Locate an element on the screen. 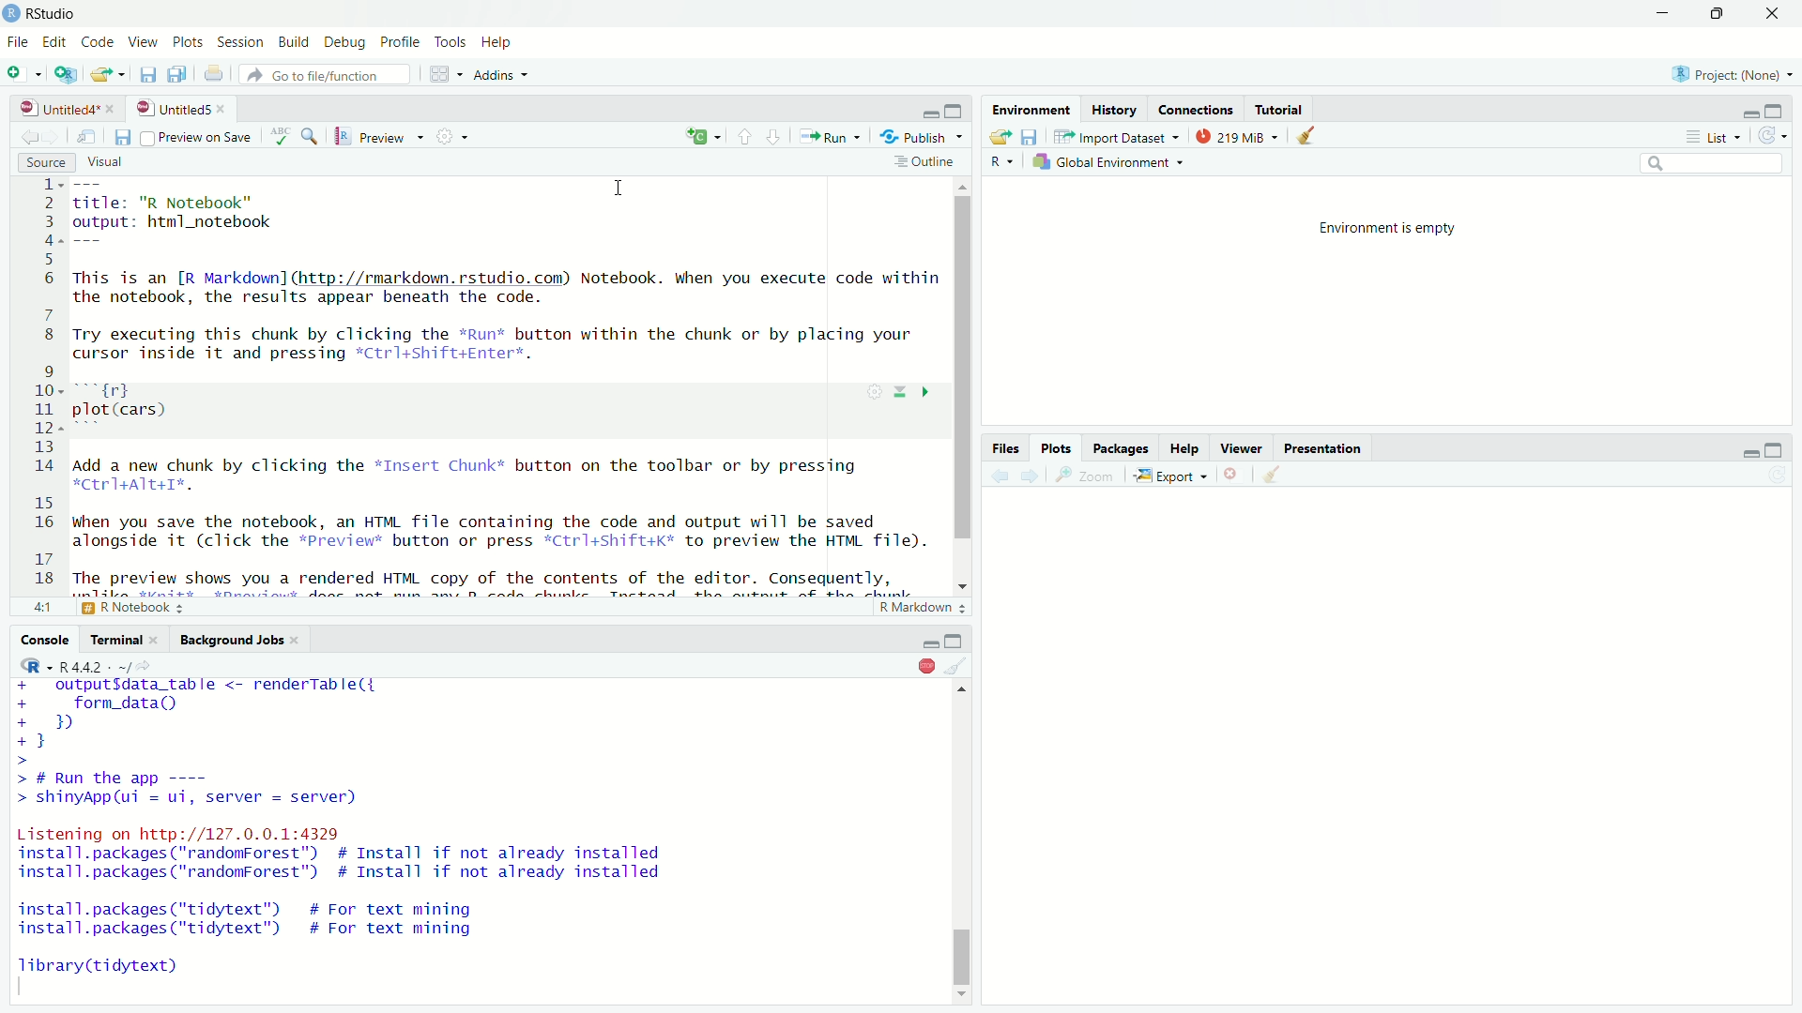 This screenshot has height=1013, width=1802. Go forward to next source location is located at coordinates (54, 135).